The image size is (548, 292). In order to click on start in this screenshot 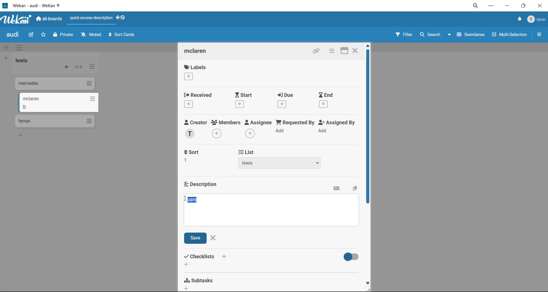, I will do `click(246, 100)`.